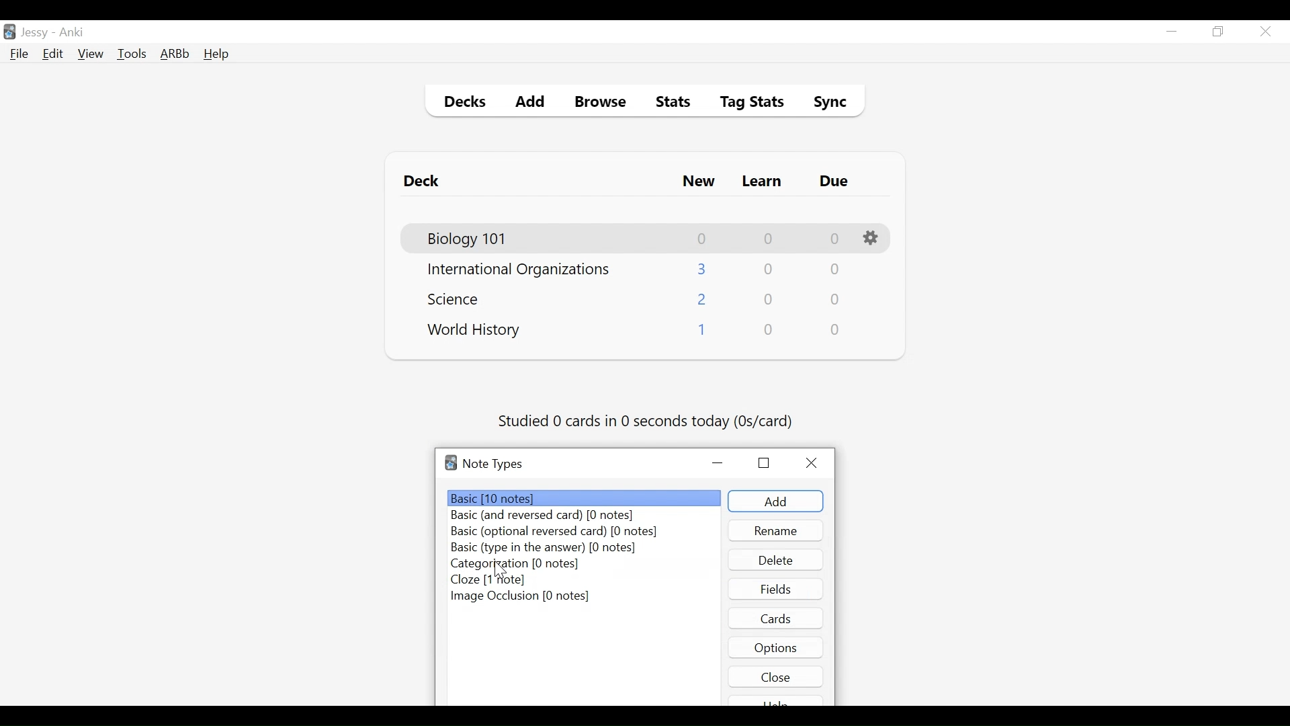  What do you see at coordinates (544, 549) in the screenshot?
I see `Basic (type in the answer)  (number of notes)` at bounding box center [544, 549].